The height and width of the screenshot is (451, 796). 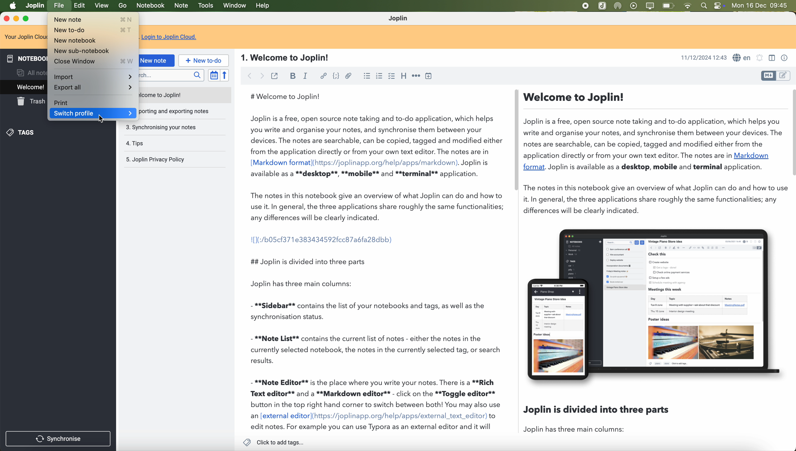 I want to click on heading, so click(x=404, y=76).